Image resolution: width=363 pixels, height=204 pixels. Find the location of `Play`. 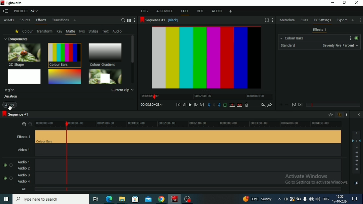

Play is located at coordinates (190, 105).